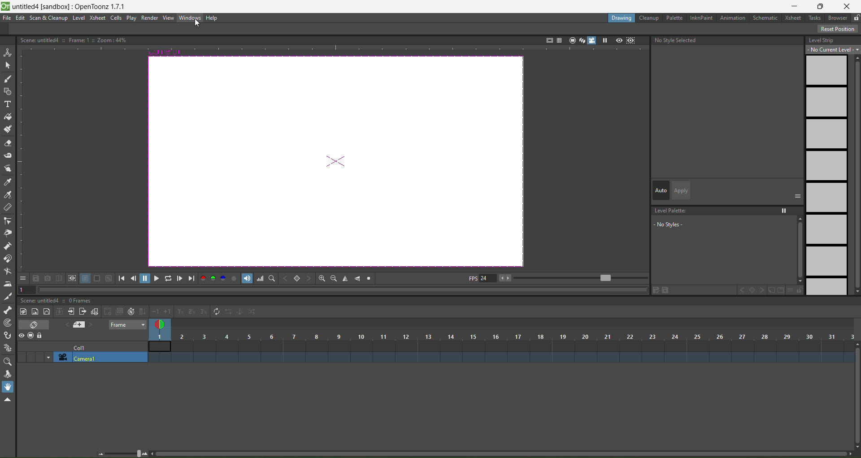 Image resolution: width=861 pixels, height=458 pixels. What do you see at coordinates (322, 278) in the screenshot?
I see `zoomin` at bounding box center [322, 278].